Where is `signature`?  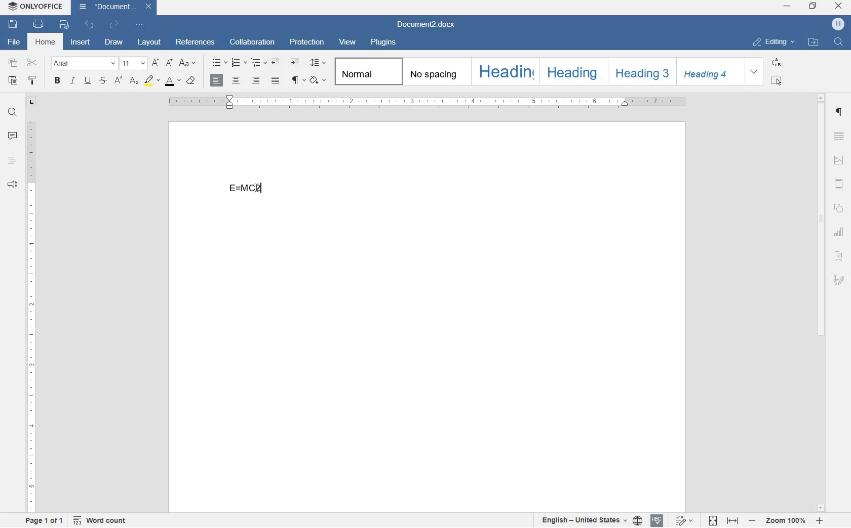 signature is located at coordinates (840, 281).